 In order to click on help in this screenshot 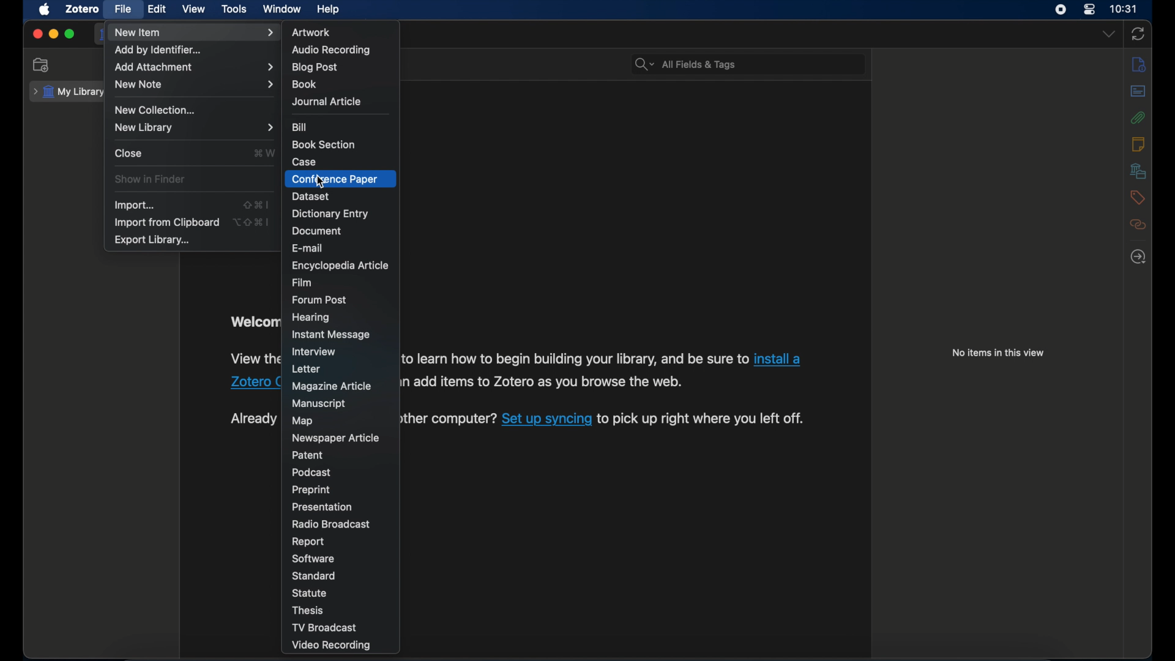, I will do `click(328, 10)`.